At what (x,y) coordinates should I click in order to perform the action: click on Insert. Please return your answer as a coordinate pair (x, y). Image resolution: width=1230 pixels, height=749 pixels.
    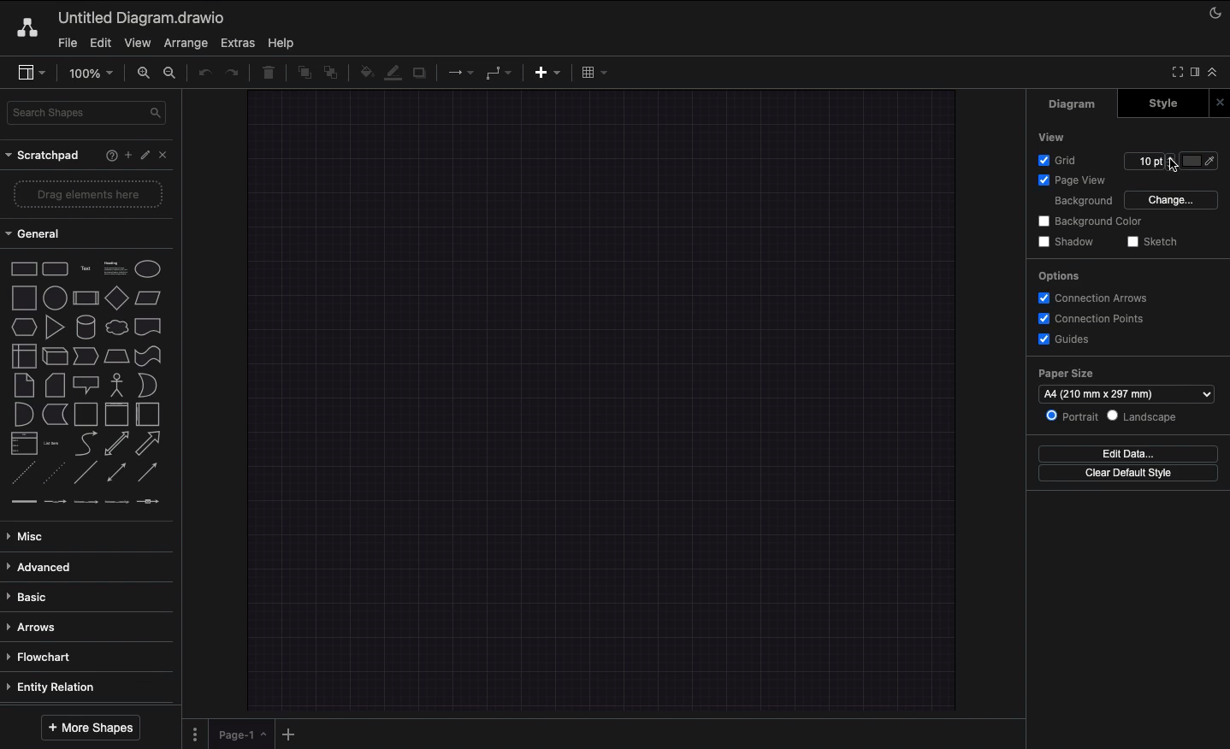
    Looking at the image, I should click on (547, 74).